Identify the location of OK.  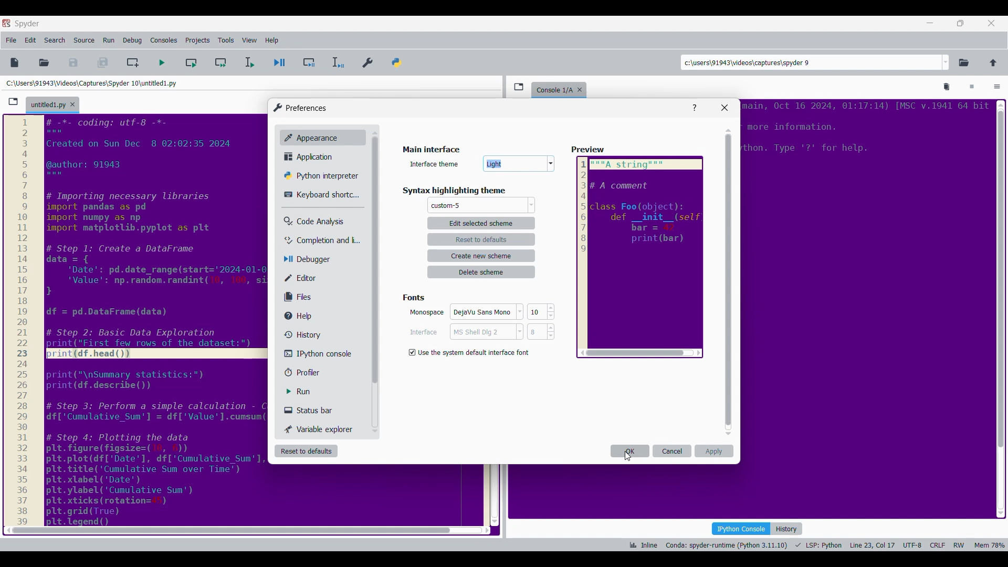
(482, 313).